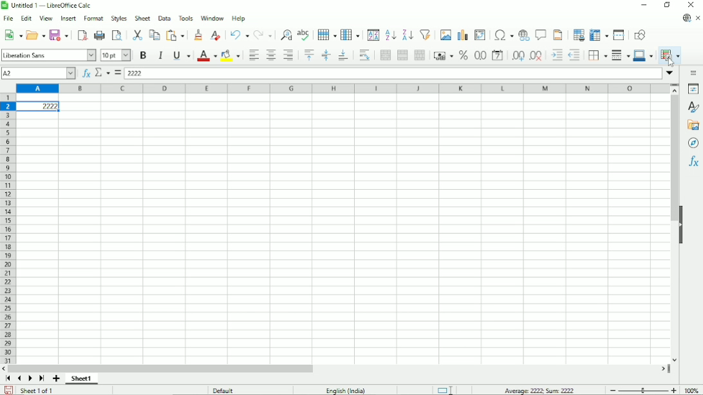 The width and height of the screenshot is (703, 395). I want to click on 100%, so click(691, 390).